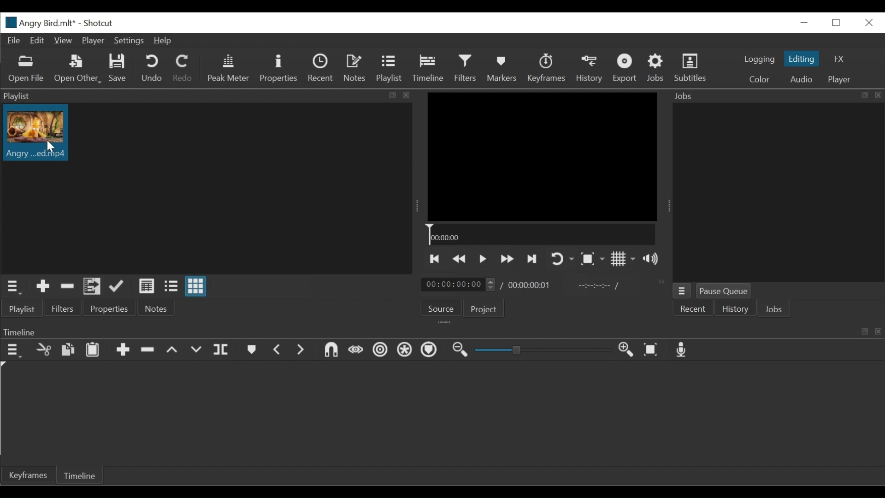 Image resolution: width=885 pixels, height=498 pixels. I want to click on File, so click(14, 41).